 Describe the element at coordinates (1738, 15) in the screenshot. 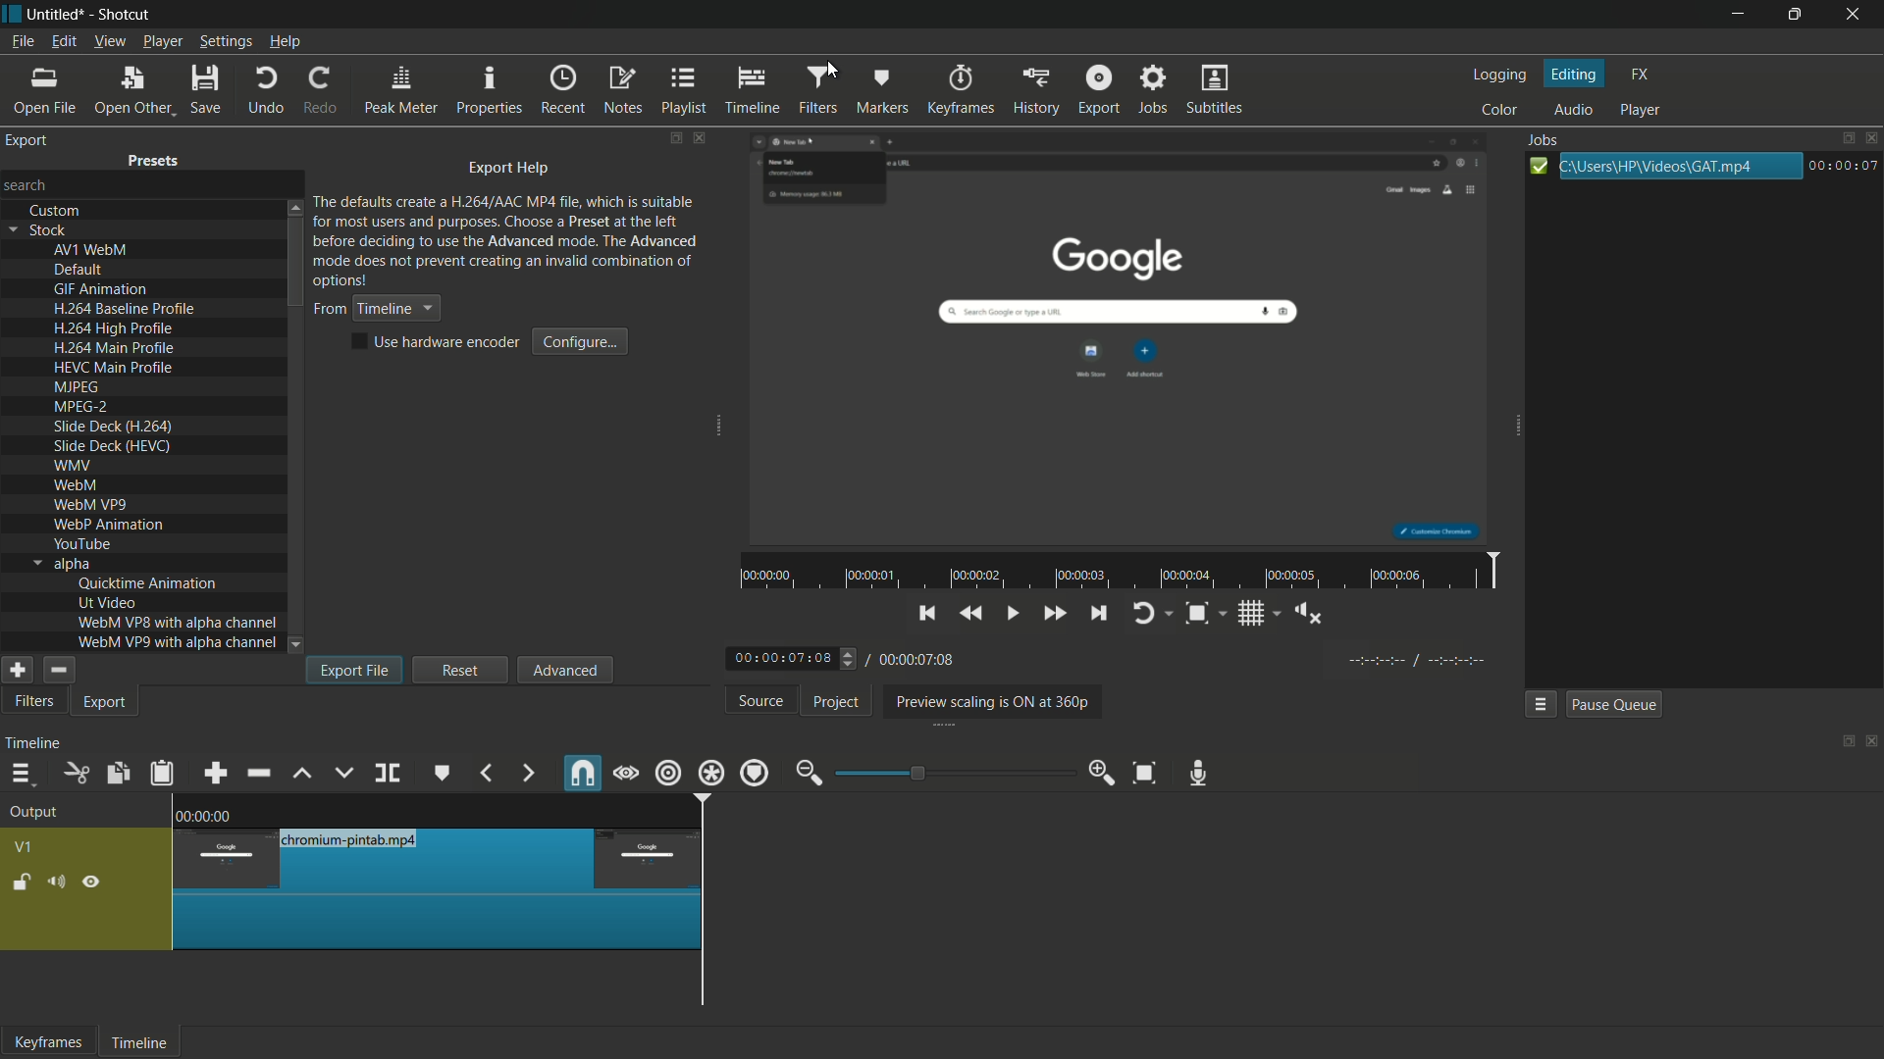

I see `minimize` at that location.